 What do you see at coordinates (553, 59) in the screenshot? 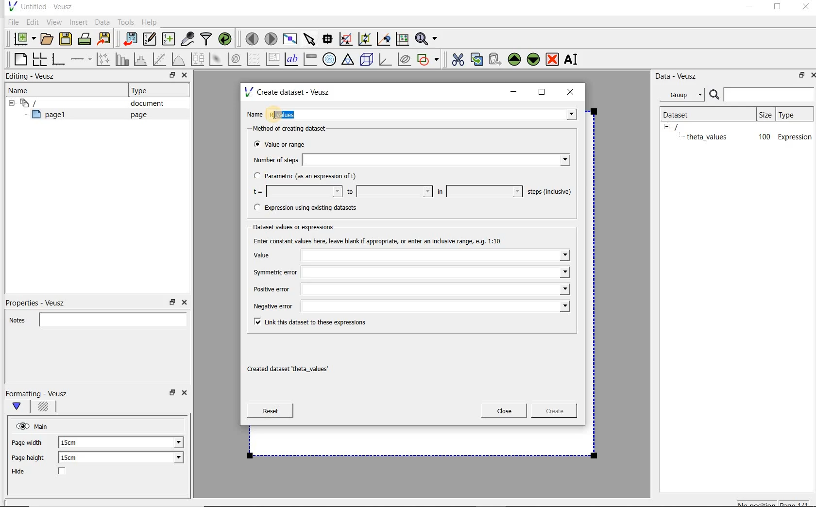
I see `remove the selected widget` at bounding box center [553, 59].